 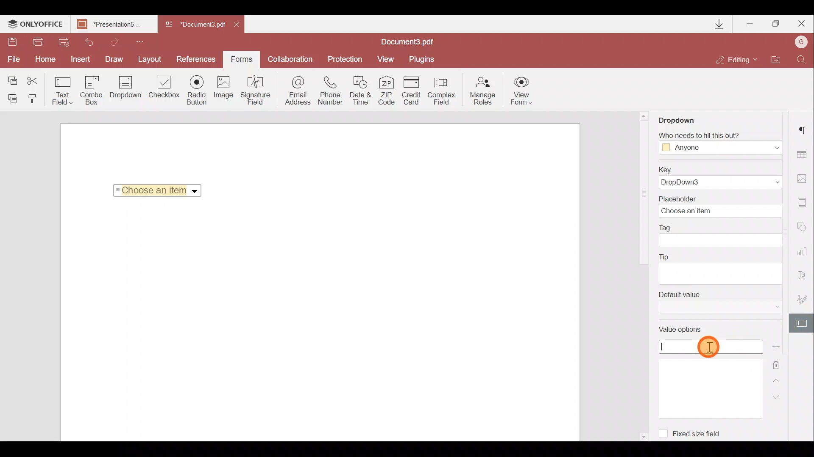 What do you see at coordinates (423, 60) in the screenshot?
I see `Plugins` at bounding box center [423, 60].